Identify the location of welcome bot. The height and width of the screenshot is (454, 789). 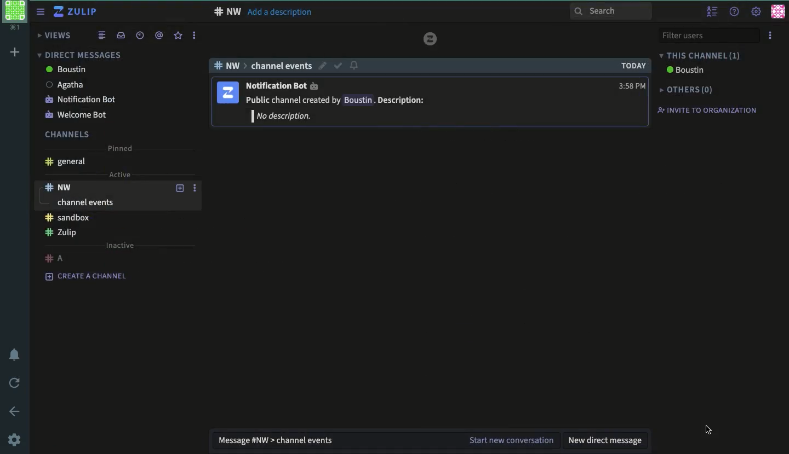
(77, 114).